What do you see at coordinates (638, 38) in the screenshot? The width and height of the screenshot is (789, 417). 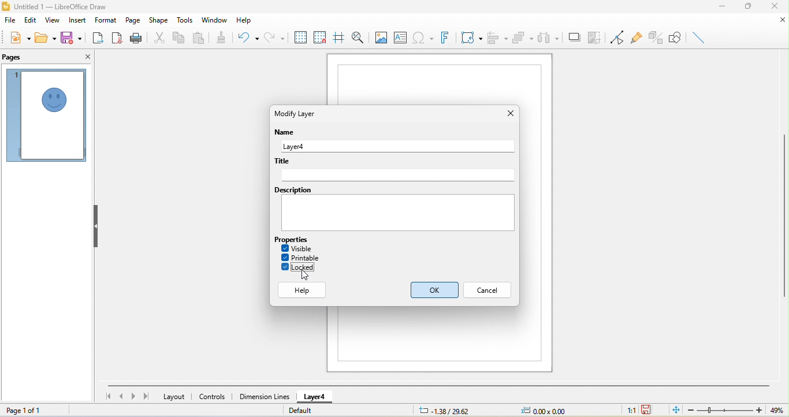 I see `glue point function` at bounding box center [638, 38].